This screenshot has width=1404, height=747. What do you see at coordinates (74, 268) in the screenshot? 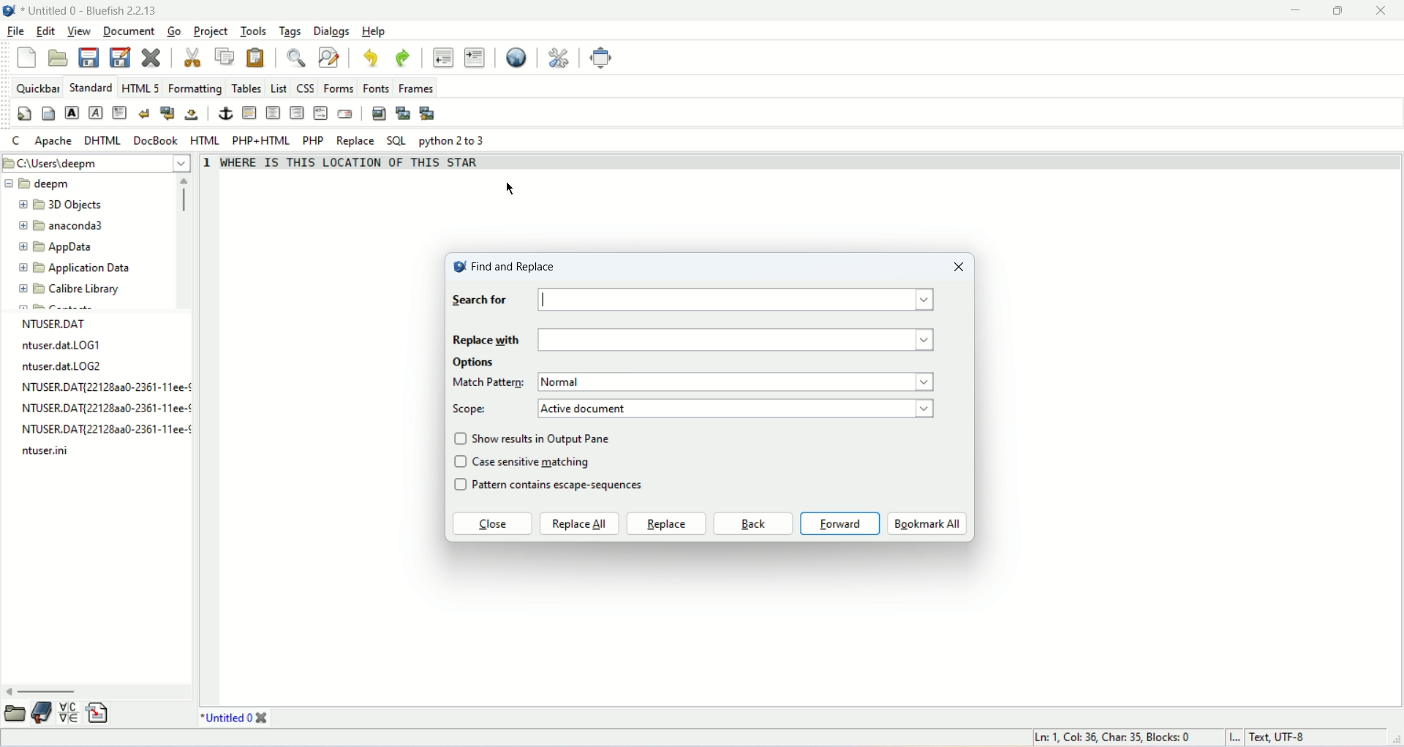
I see `Application Data` at bounding box center [74, 268].